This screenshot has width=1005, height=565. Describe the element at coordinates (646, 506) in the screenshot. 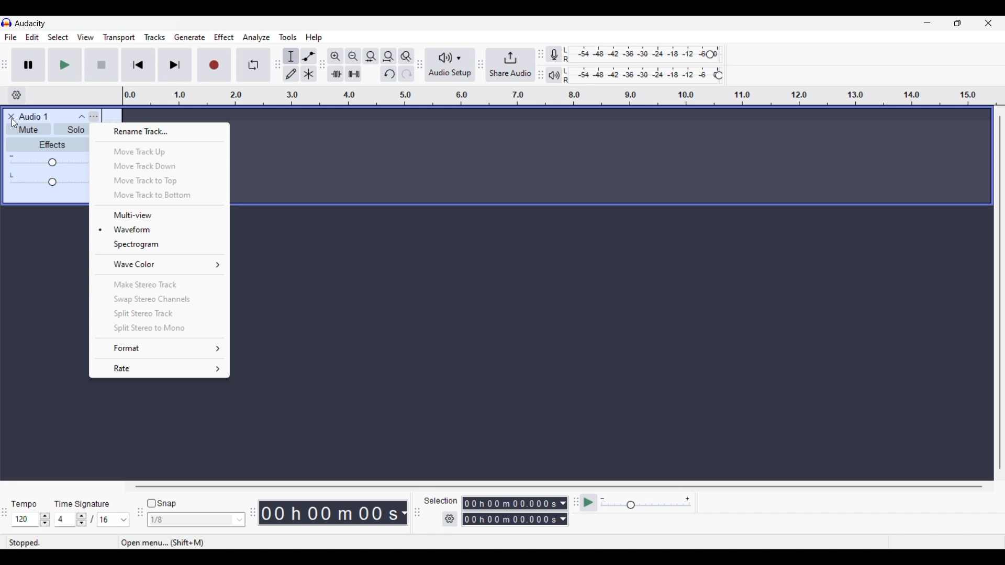

I see `Slider to change playback speed` at that location.